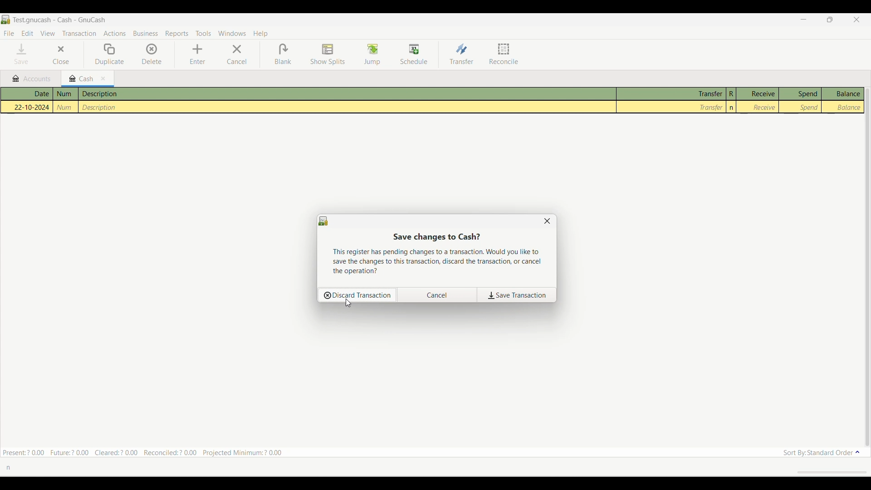 This screenshot has width=871, height=490. Describe the element at coordinates (60, 20) in the screenshot. I see `Name of current tab` at that location.